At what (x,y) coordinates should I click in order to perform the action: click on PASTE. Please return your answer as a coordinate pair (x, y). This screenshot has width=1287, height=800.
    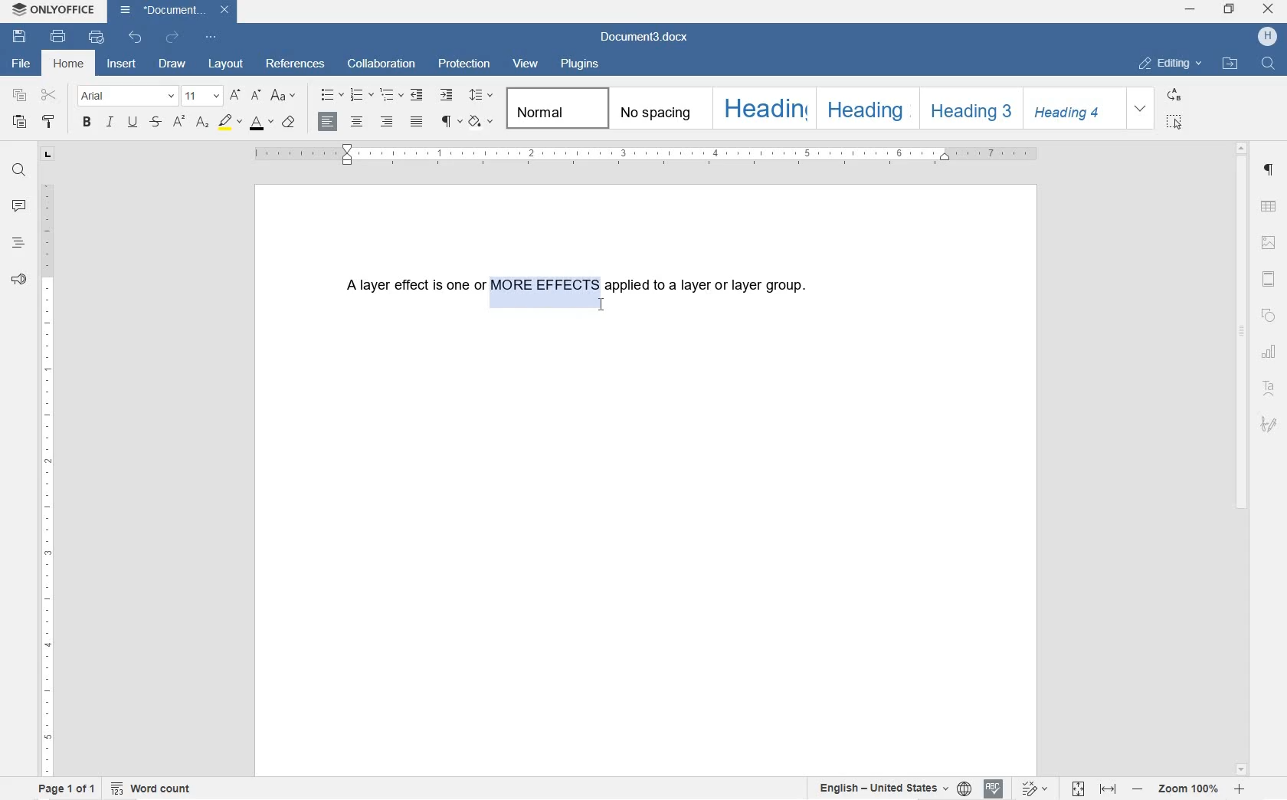
    Looking at the image, I should click on (18, 121).